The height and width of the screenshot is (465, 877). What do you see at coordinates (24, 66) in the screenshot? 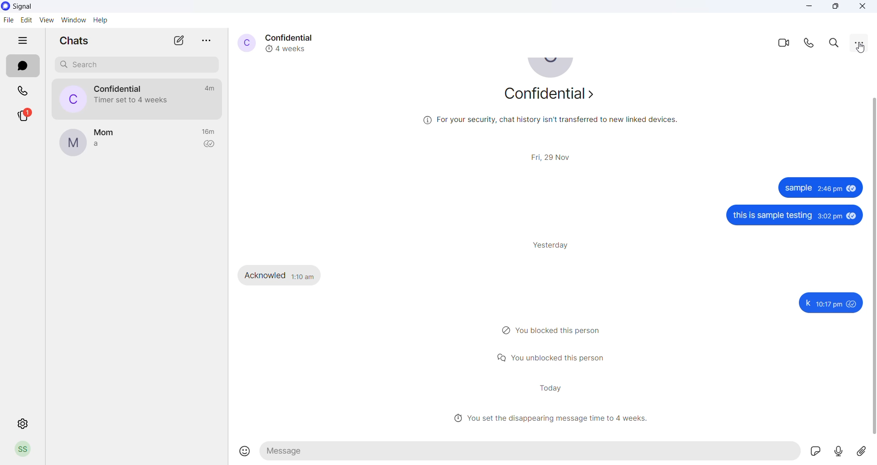
I see `chats` at bounding box center [24, 66].